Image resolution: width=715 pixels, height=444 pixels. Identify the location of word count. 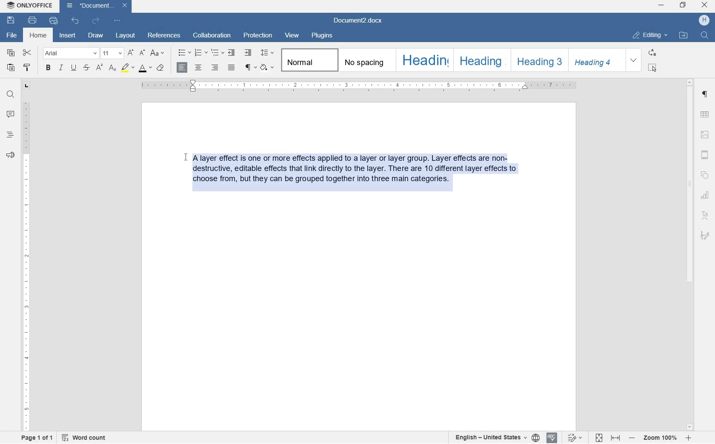
(84, 438).